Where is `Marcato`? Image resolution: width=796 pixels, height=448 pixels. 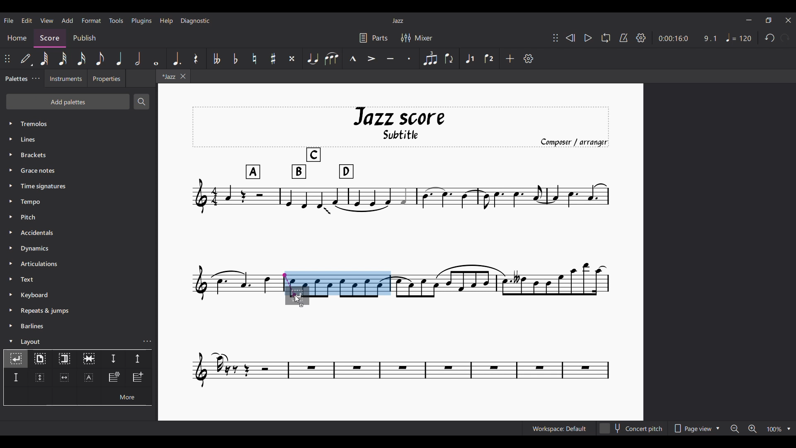
Marcato is located at coordinates (352, 58).